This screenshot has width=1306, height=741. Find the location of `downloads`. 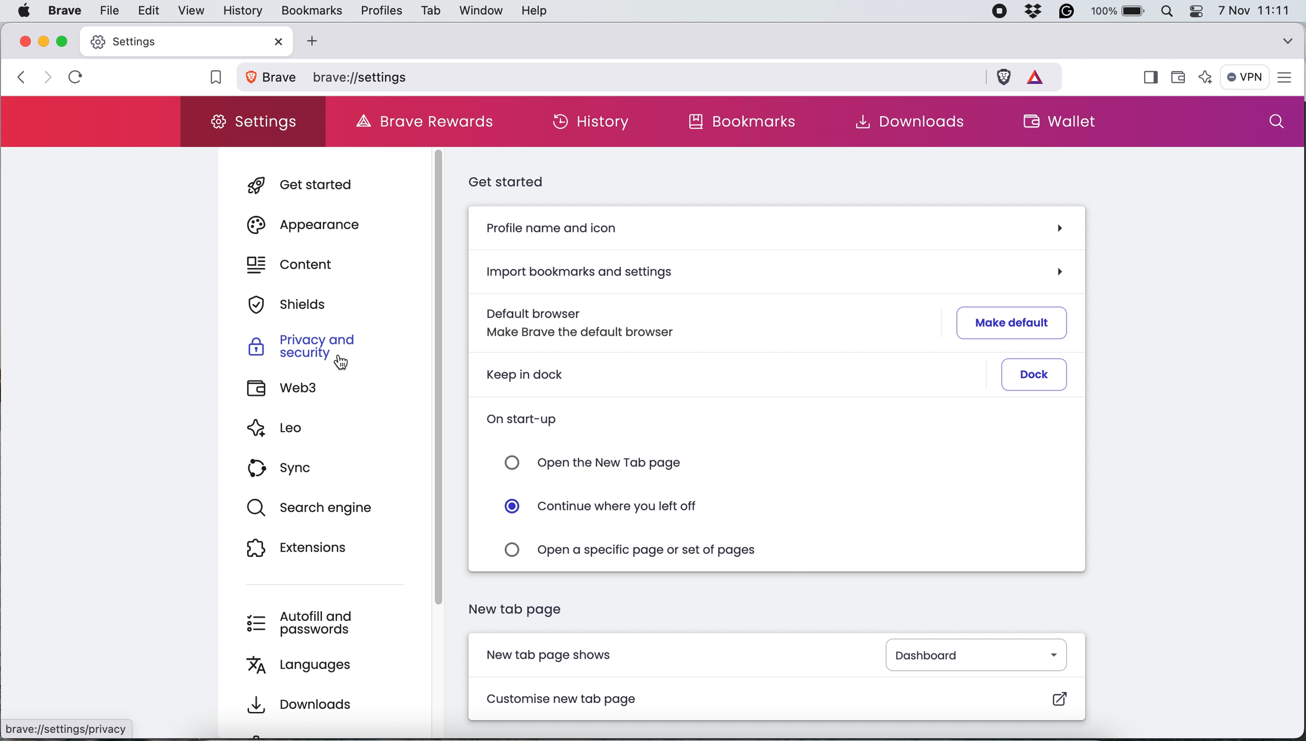

downloads is located at coordinates (293, 701).